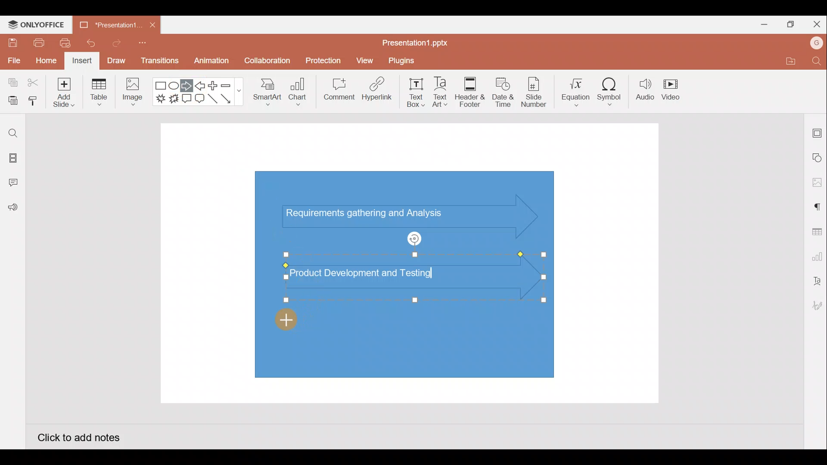 The height and width of the screenshot is (465, 827). What do you see at coordinates (817, 206) in the screenshot?
I see `Paragraph settings` at bounding box center [817, 206].